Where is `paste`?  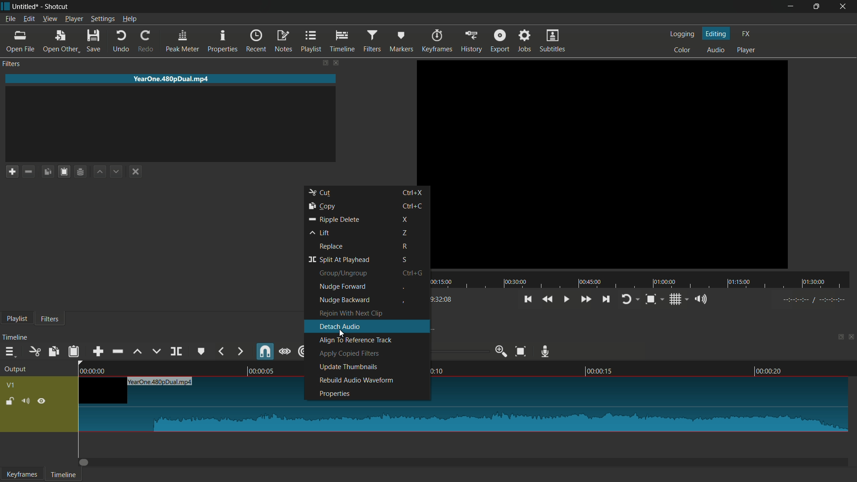
paste is located at coordinates (74, 352).